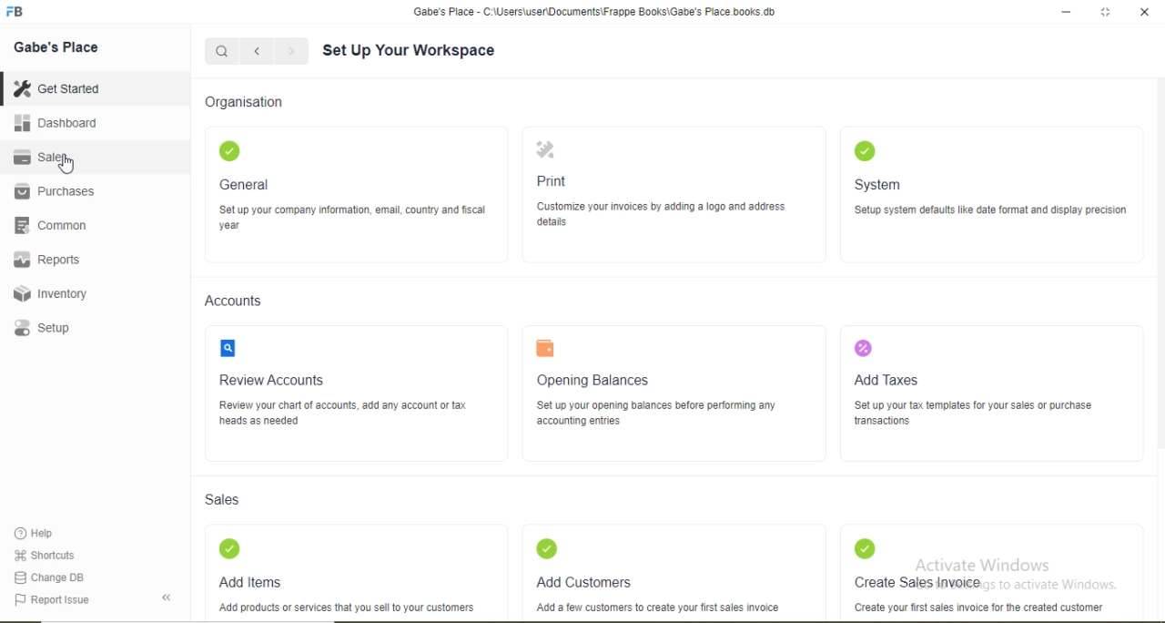 This screenshot has height=623, width=1165. I want to click on maximise, so click(1108, 10).